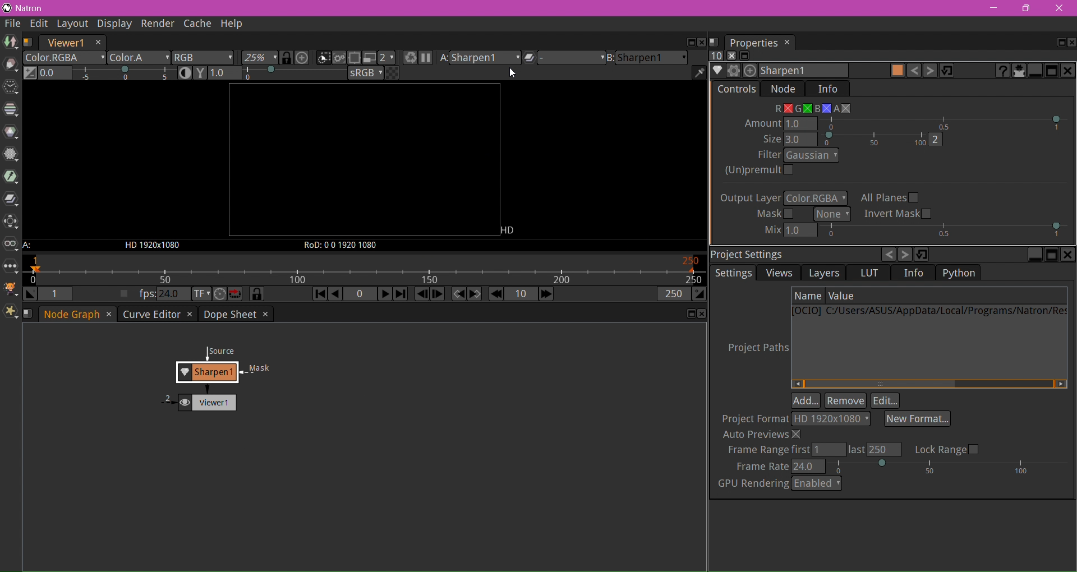 The image size is (1077, 572). What do you see at coordinates (384, 293) in the screenshot?
I see `Play Forward` at bounding box center [384, 293].